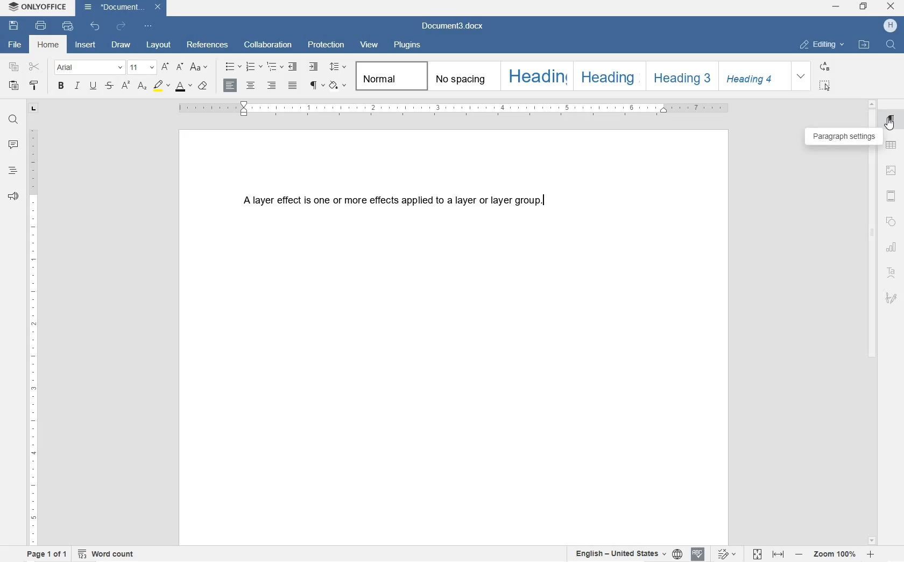  I want to click on TRACK CHANGES, so click(729, 552).